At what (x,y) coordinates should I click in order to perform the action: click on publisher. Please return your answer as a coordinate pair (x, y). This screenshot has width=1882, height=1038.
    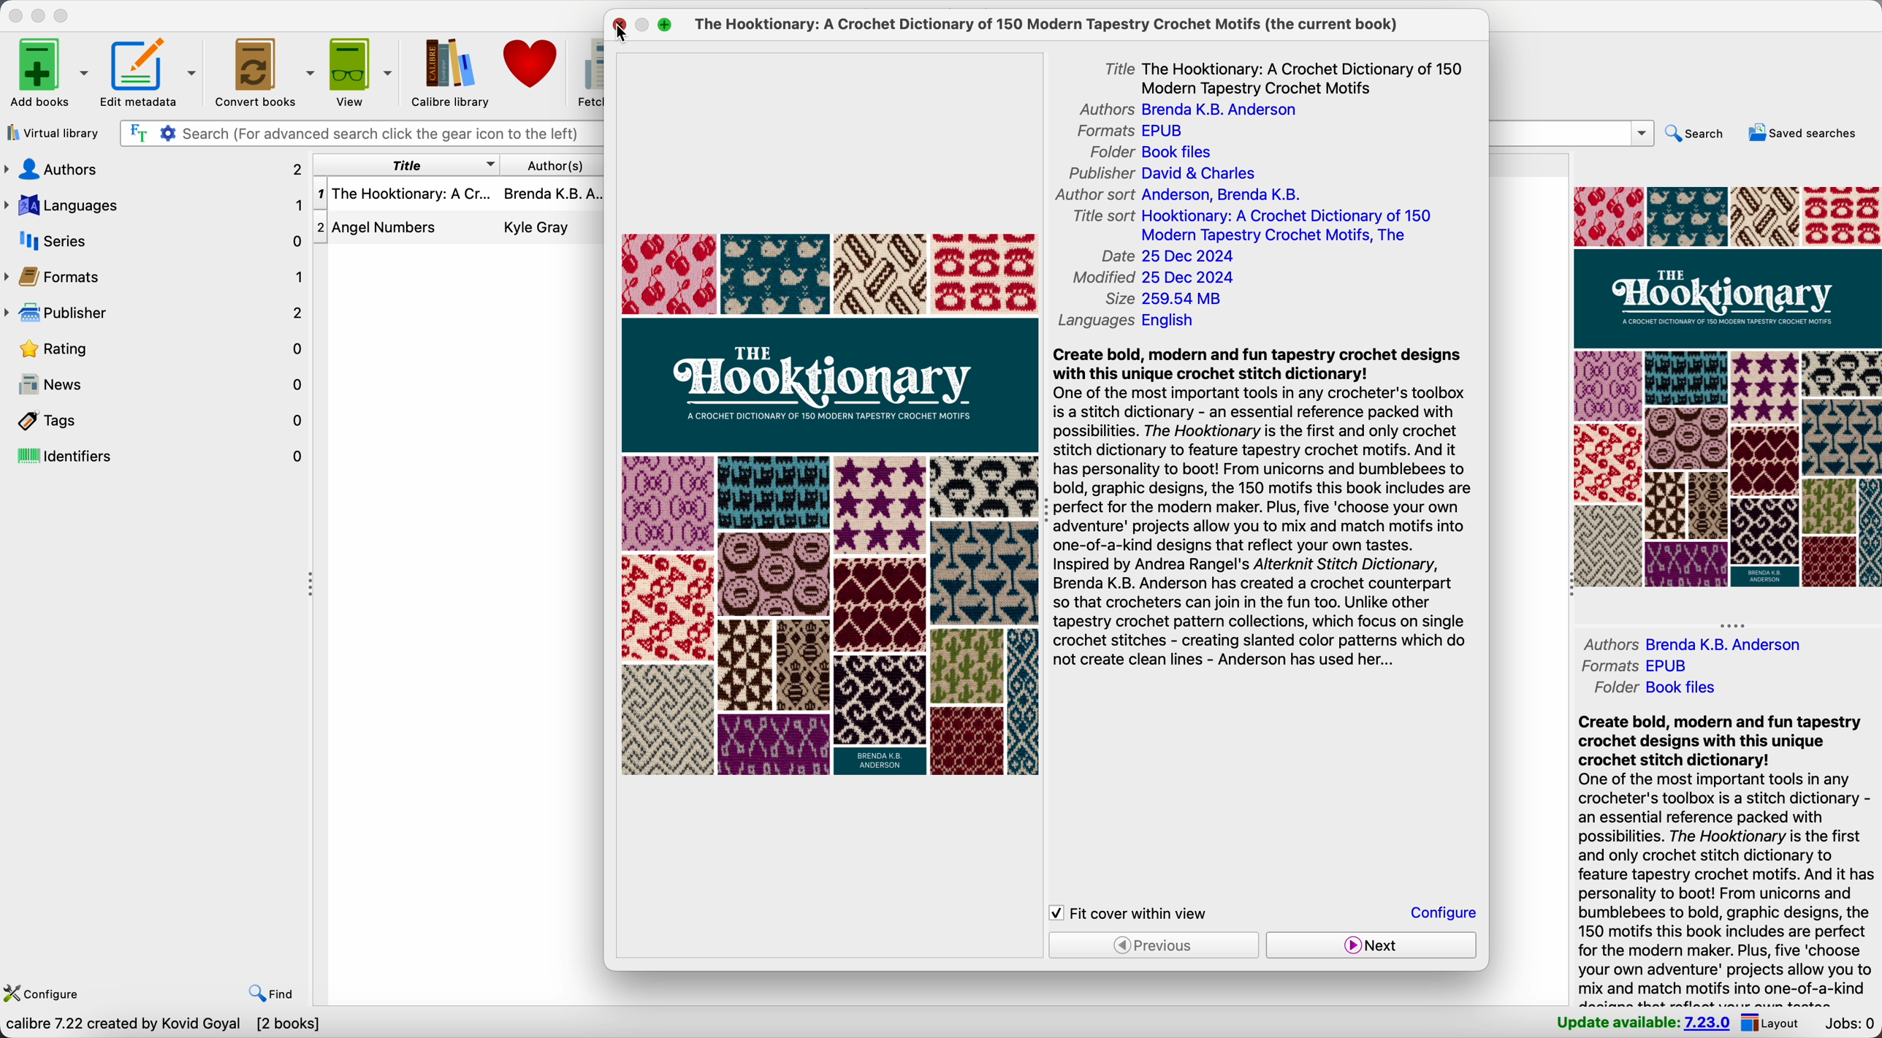
    Looking at the image, I should click on (156, 316).